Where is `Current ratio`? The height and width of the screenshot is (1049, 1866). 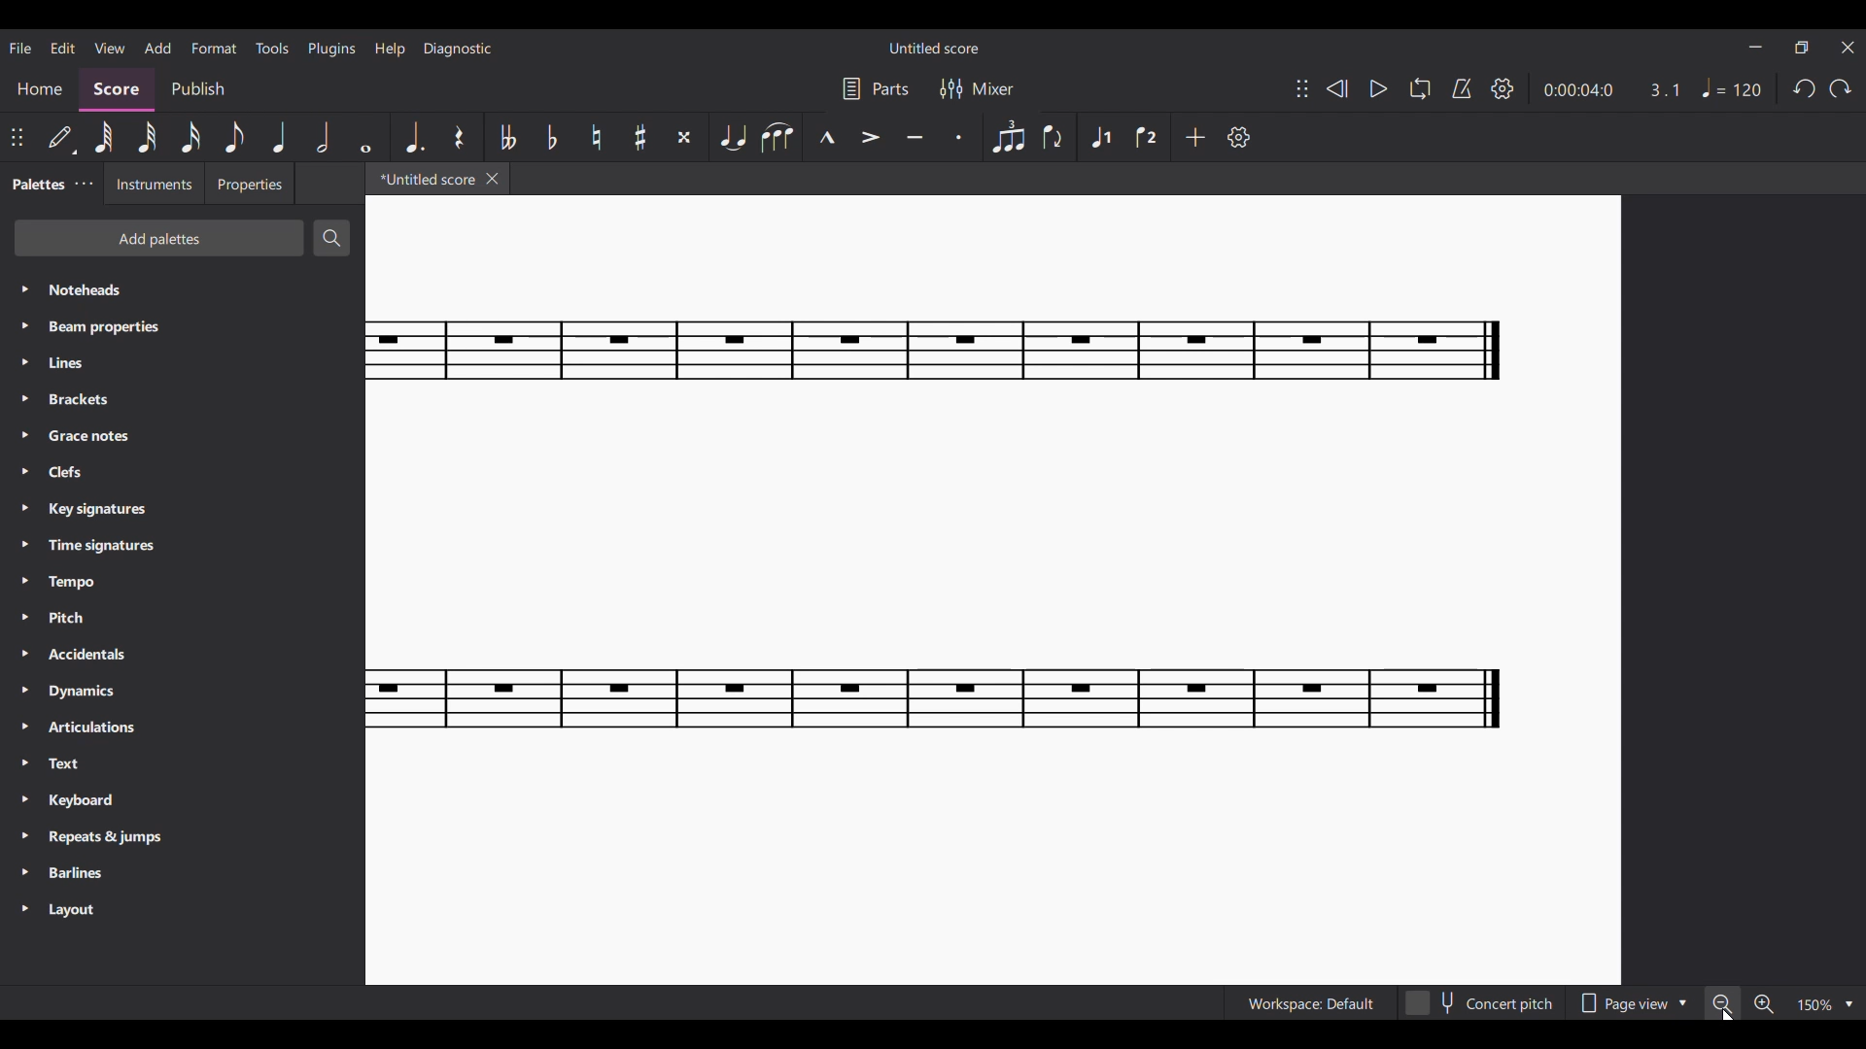 Current ratio is located at coordinates (1664, 89).